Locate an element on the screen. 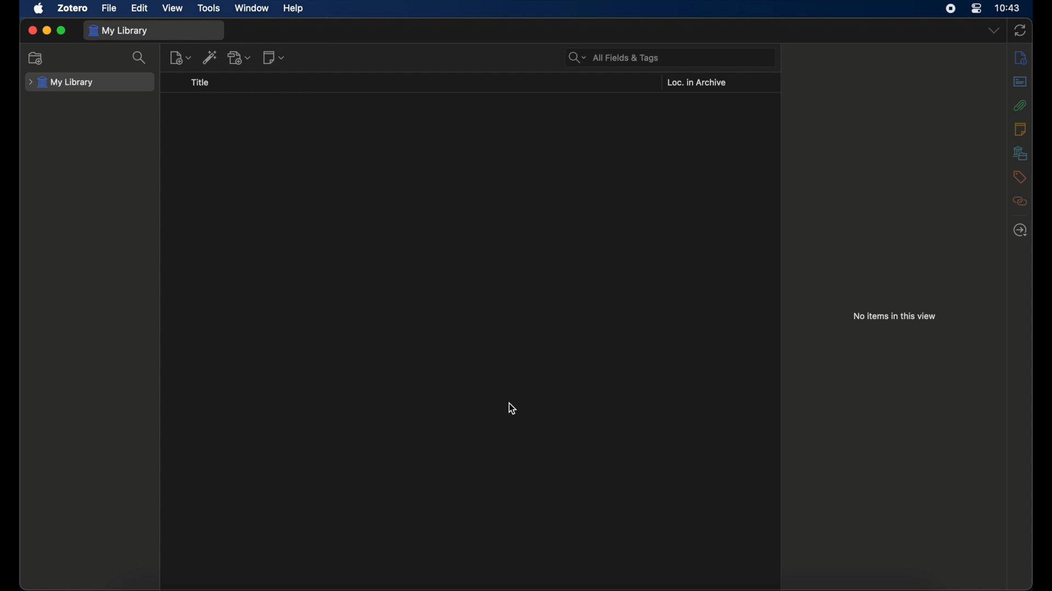 The height and width of the screenshot is (591, 1052). window is located at coordinates (251, 7).